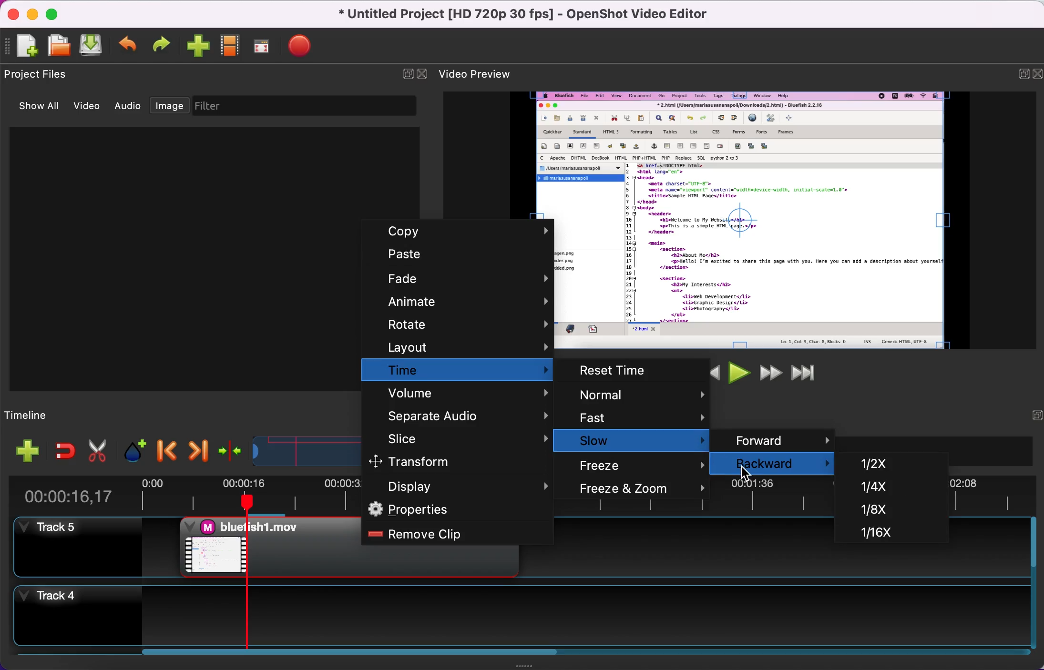 This screenshot has width=1044, height=670. What do you see at coordinates (231, 46) in the screenshot?
I see `choose profile` at bounding box center [231, 46].